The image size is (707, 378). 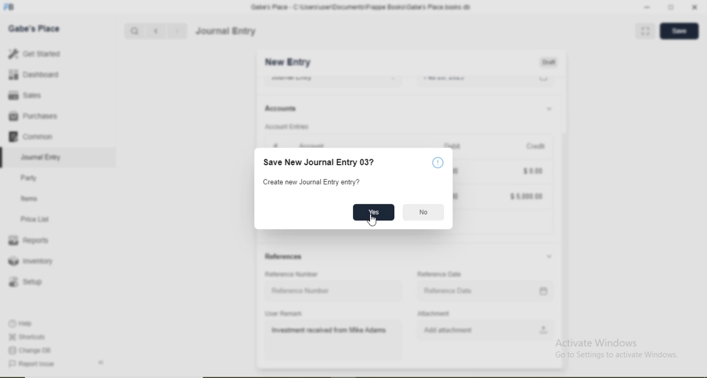 What do you see at coordinates (25, 282) in the screenshot?
I see `Setup` at bounding box center [25, 282].